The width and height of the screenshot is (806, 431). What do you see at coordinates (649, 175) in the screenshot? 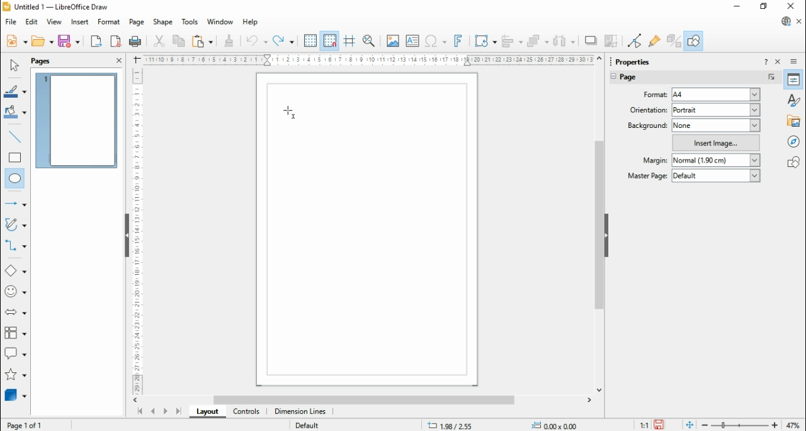
I see `master page` at bounding box center [649, 175].